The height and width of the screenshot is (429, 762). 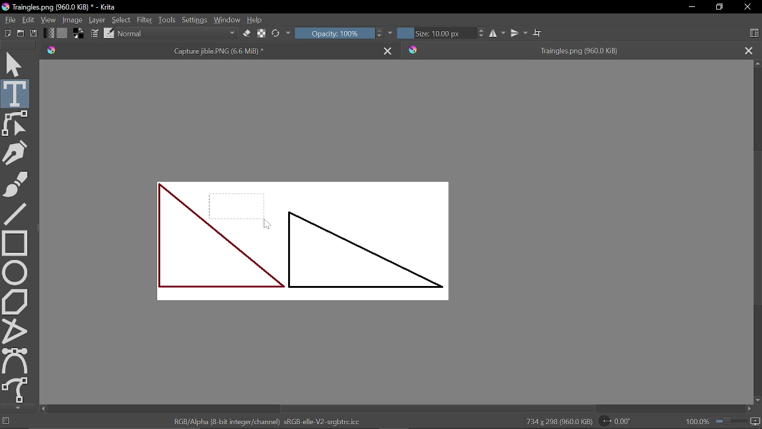 What do you see at coordinates (5, 422) in the screenshot?
I see `No selection` at bounding box center [5, 422].